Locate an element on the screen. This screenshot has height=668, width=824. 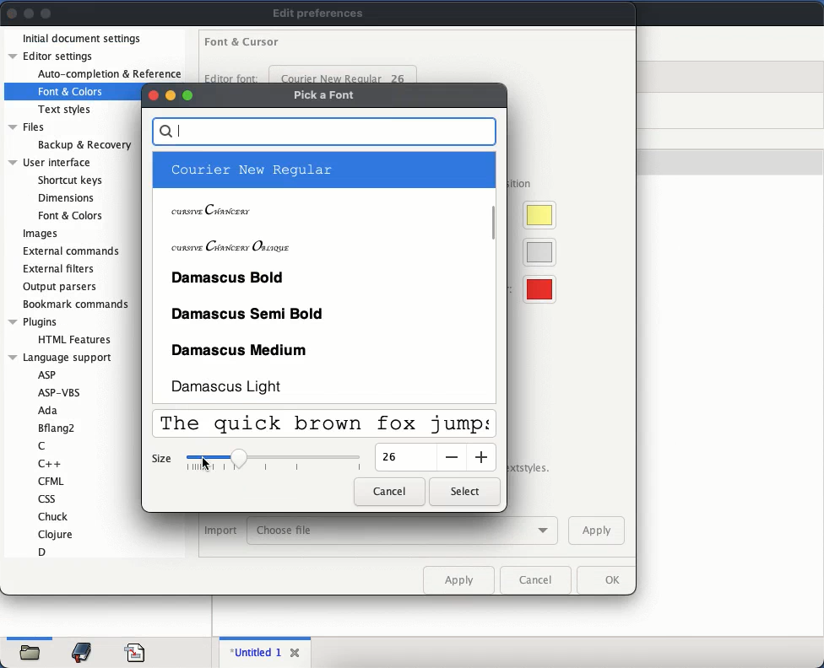
Ada is located at coordinates (51, 411).